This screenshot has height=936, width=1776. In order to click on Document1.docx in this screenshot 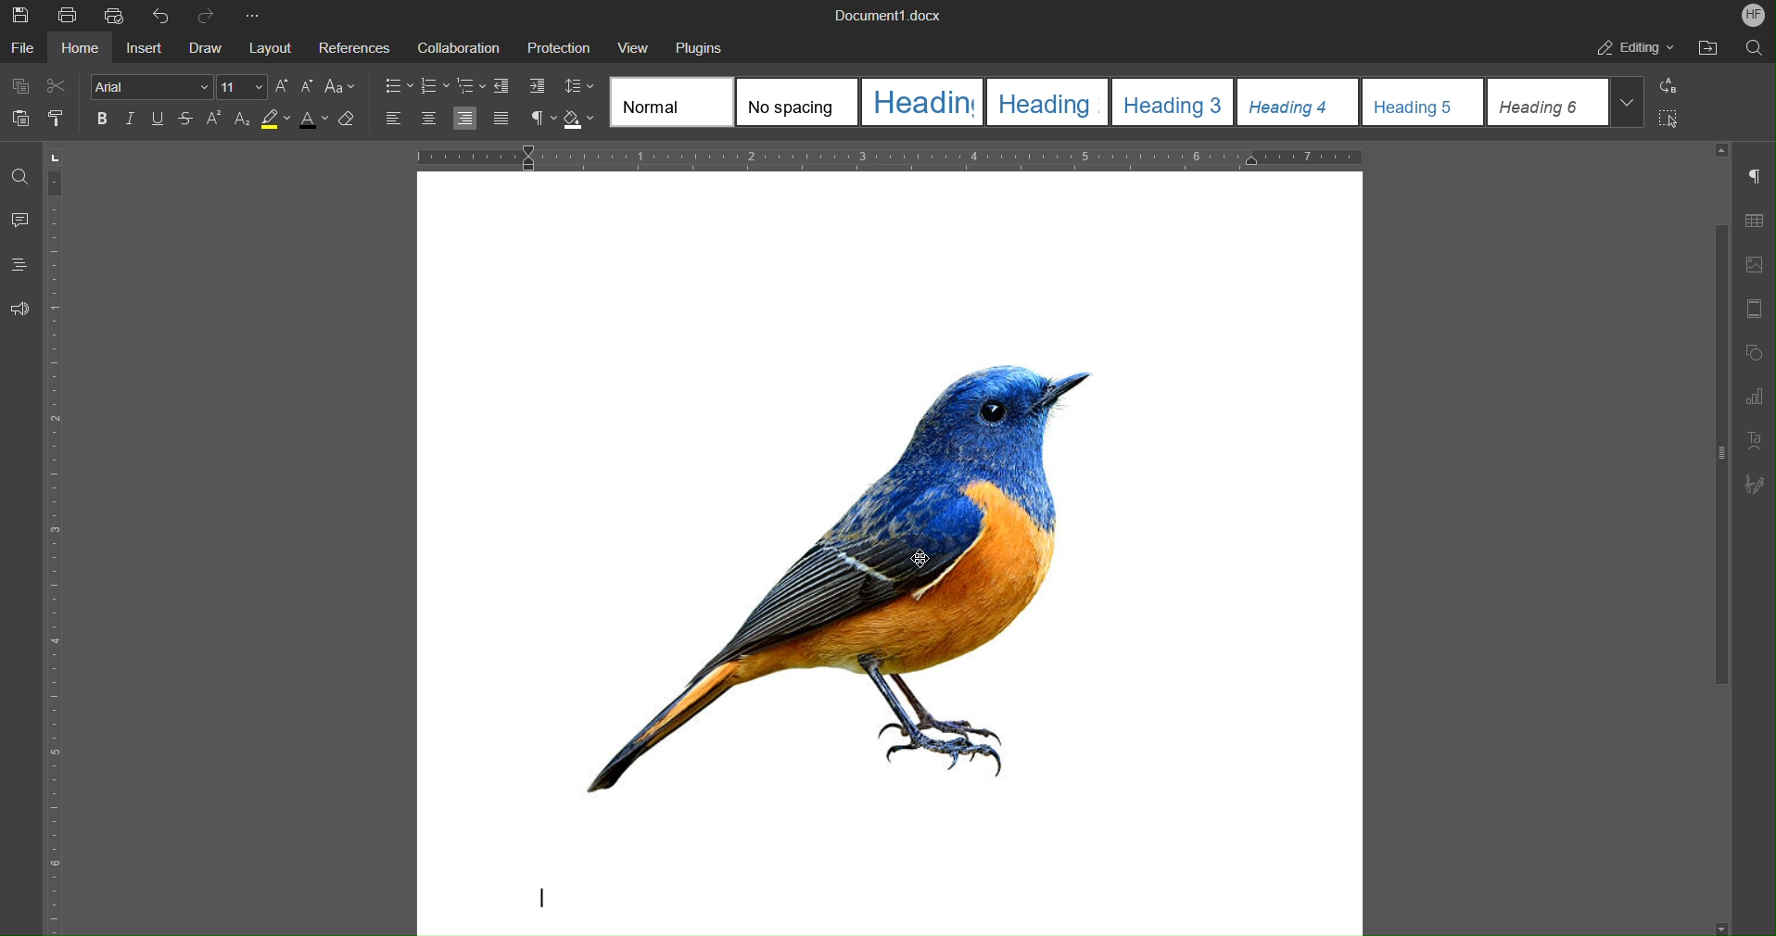, I will do `click(888, 14)`.